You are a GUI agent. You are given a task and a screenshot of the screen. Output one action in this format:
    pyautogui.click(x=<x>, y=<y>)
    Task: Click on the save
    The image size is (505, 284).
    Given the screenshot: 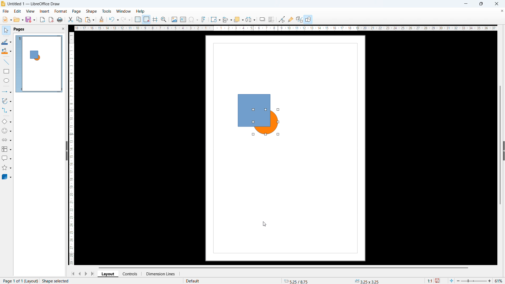 What is the action you would take?
    pyautogui.click(x=438, y=280)
    